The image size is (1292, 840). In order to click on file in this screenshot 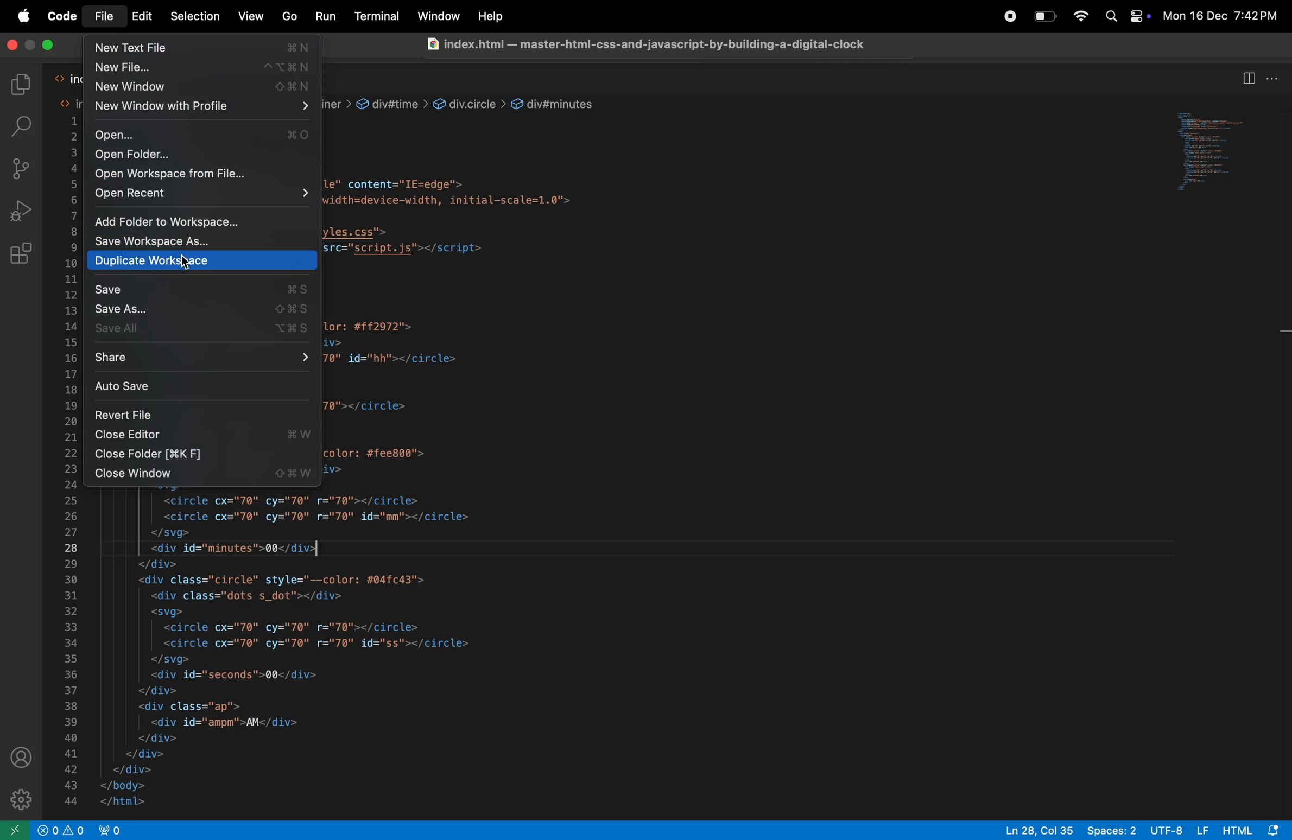, I will do `click(103, 16)`.